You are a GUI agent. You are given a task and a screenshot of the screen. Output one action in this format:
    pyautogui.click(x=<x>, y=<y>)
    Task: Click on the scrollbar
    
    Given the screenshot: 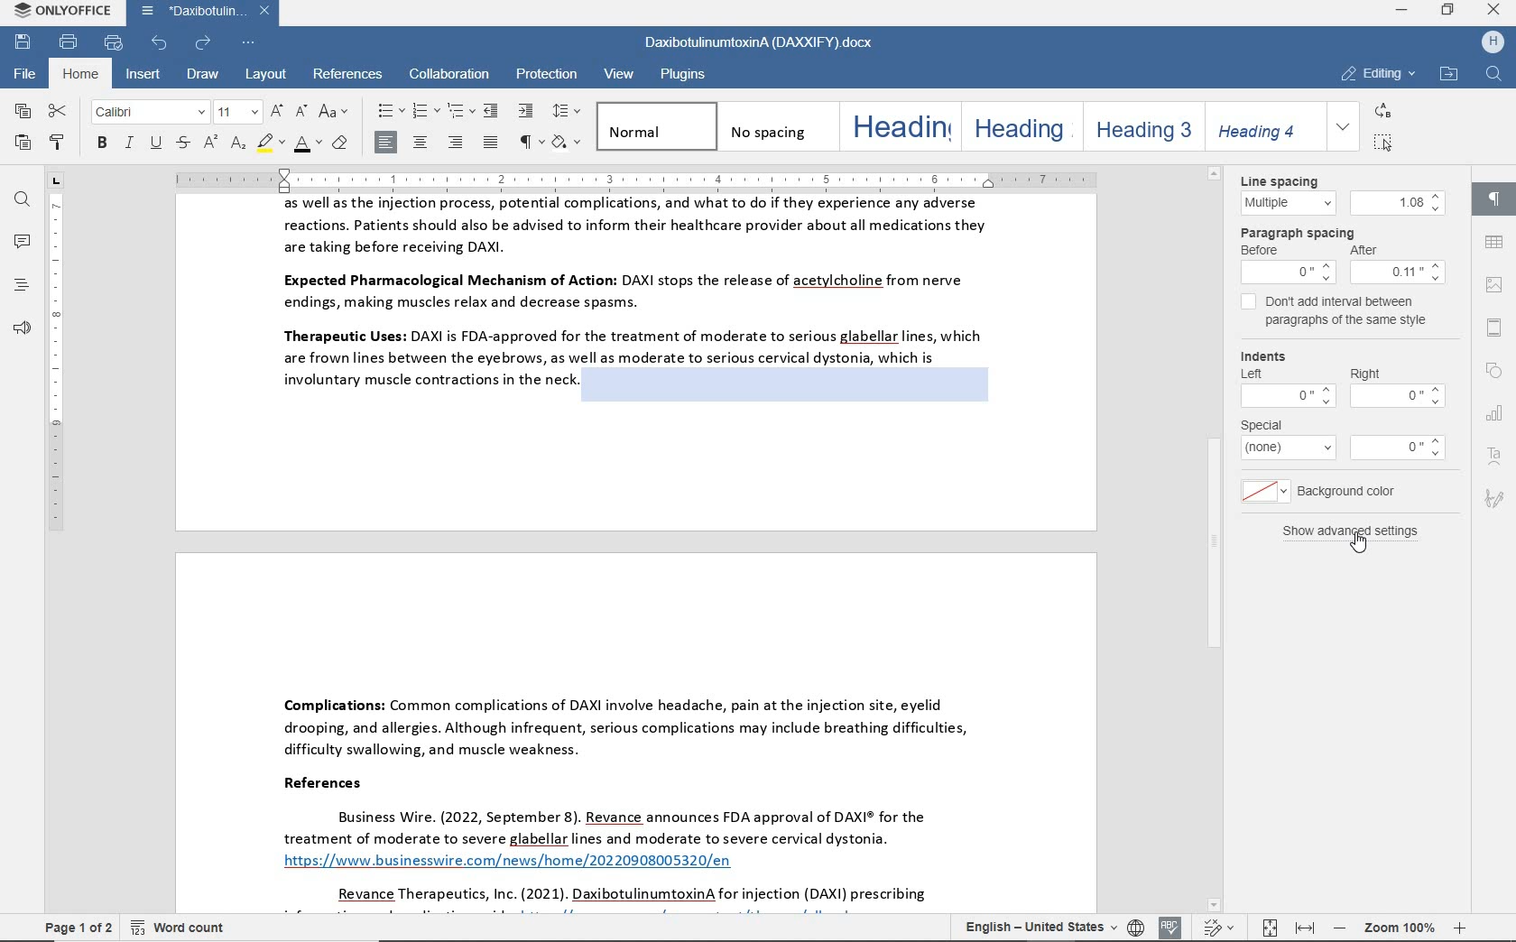 What is the action you would take?
    pyautogui.click(x=1461, y=541)
    